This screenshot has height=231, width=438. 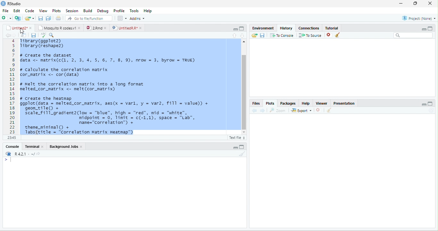 I want to click on edit, so click(x=17, y=11).